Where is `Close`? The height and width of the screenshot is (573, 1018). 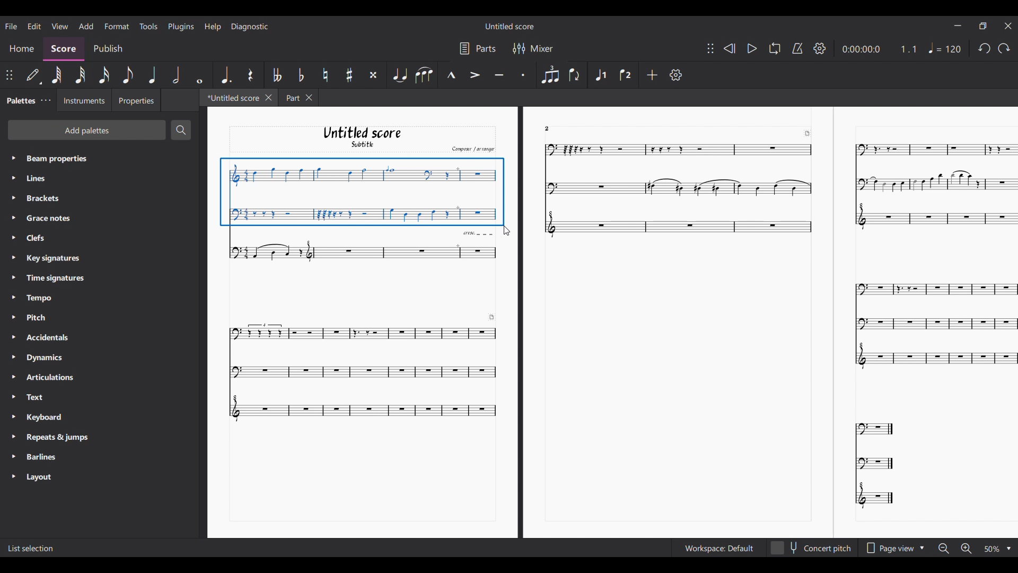 Close is located at coordinates (311, 98).